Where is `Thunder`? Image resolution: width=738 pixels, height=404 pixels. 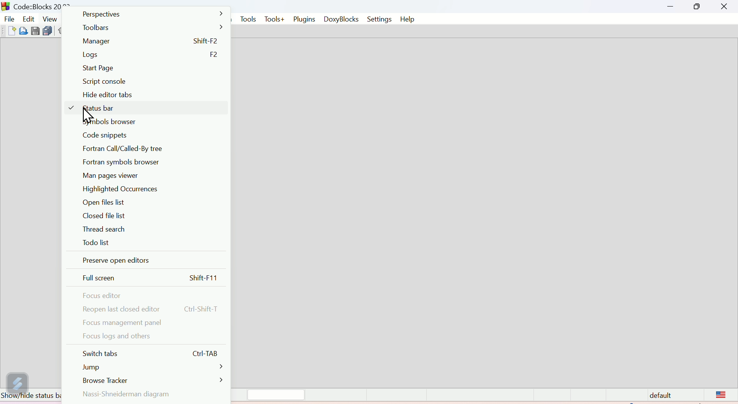 Thunder is located at coordinates (17, 380).